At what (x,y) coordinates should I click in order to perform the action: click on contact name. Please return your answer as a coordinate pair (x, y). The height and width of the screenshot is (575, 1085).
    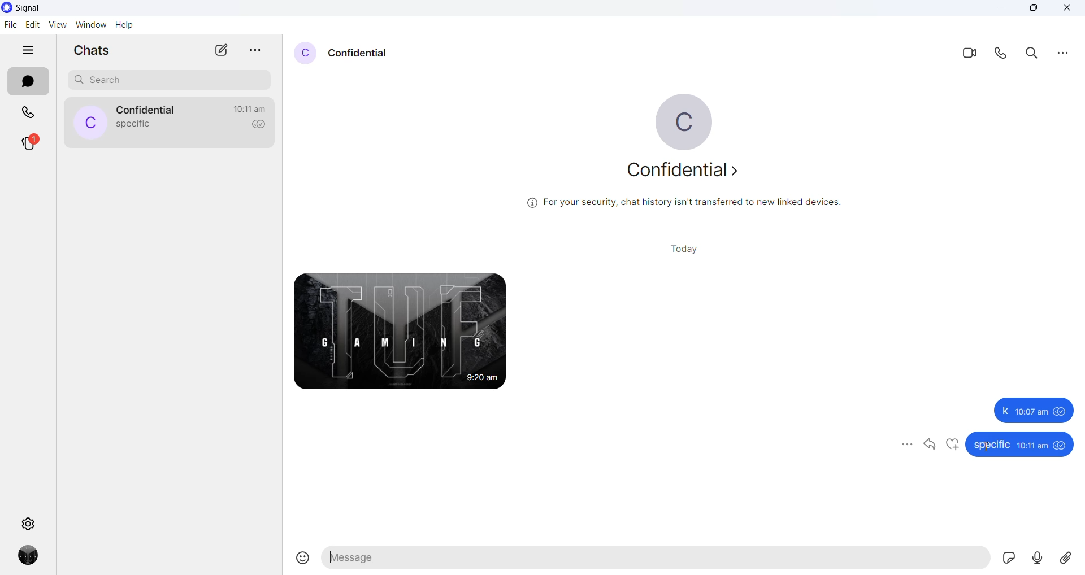
    Looking at the image, I should click on (359, 54).